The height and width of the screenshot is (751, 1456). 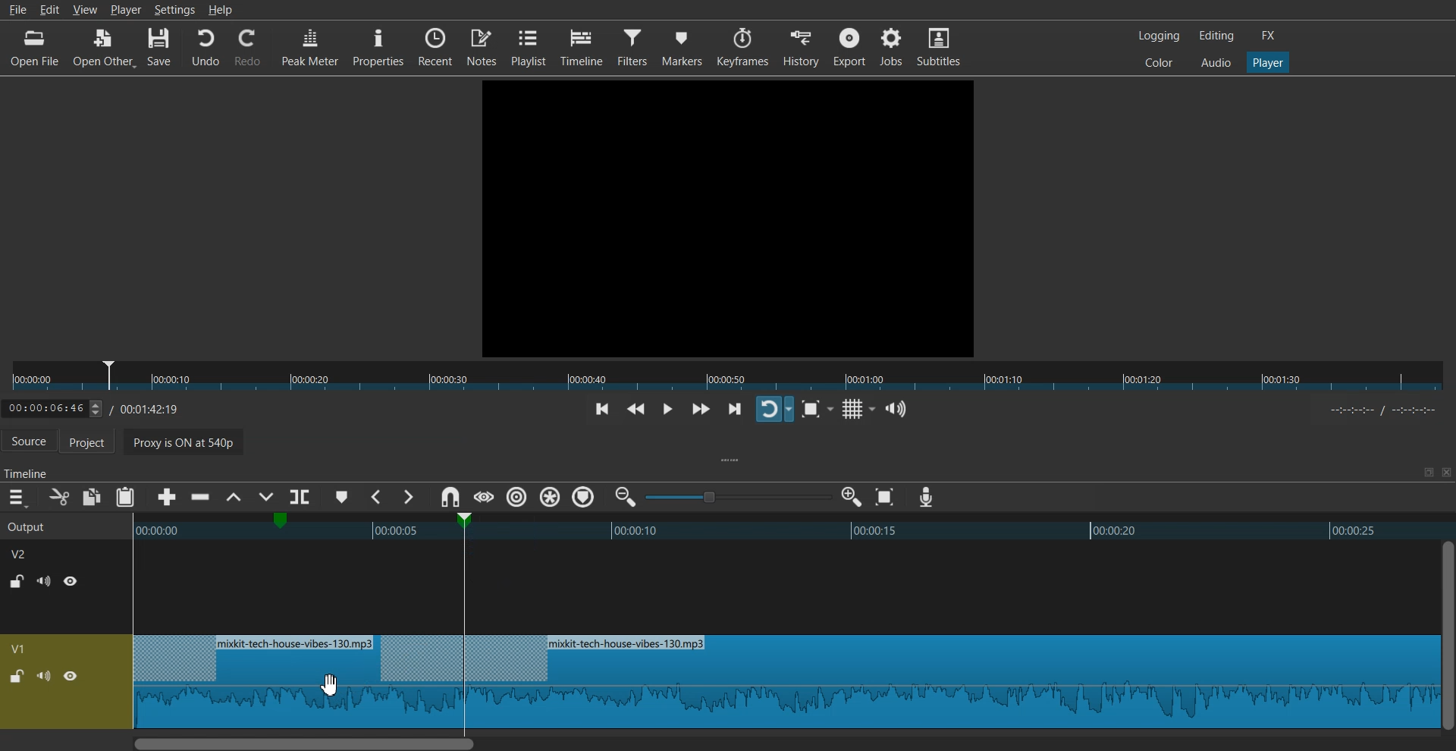 I want to click on Lift, so click(x=233, y=498).